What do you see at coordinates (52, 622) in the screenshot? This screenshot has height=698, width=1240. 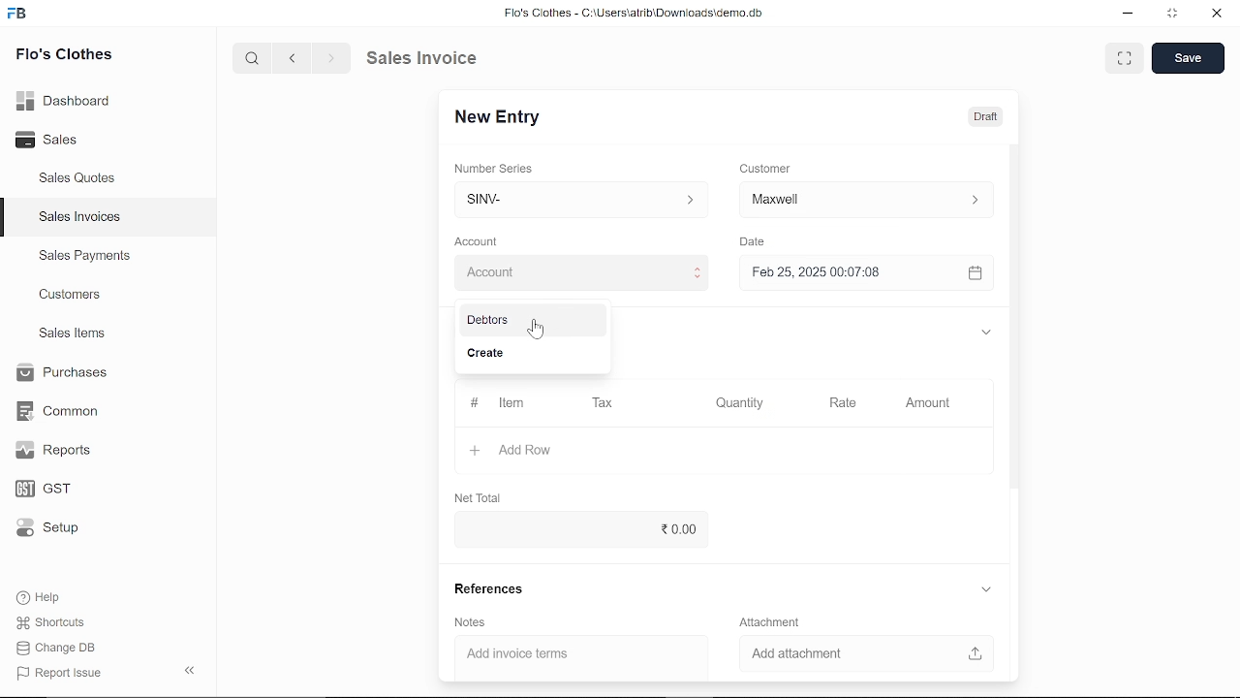 I see `Shortcuts` at bounding box center [52, 622].